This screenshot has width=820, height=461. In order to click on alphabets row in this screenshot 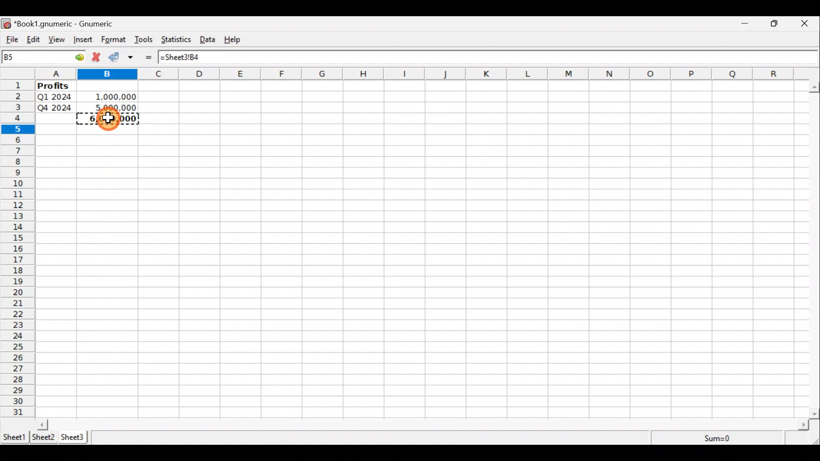, I will do `click(415, 74)`.